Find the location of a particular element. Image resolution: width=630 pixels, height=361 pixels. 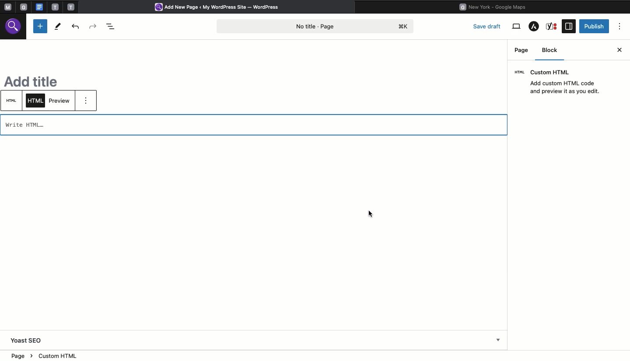

HTML is located at coordinates (13, 101).